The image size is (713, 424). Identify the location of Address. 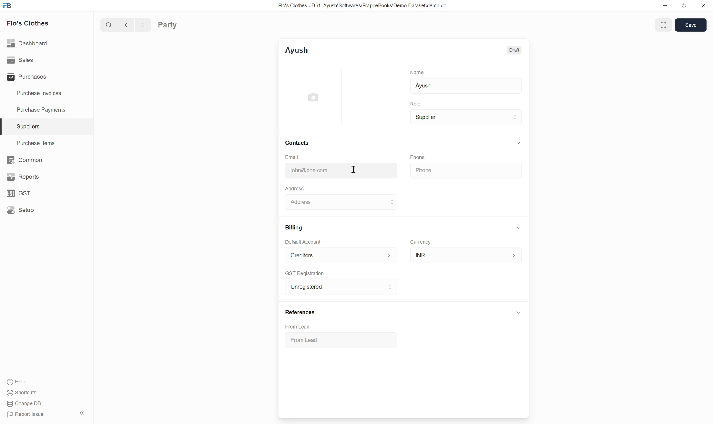
(295, 188).